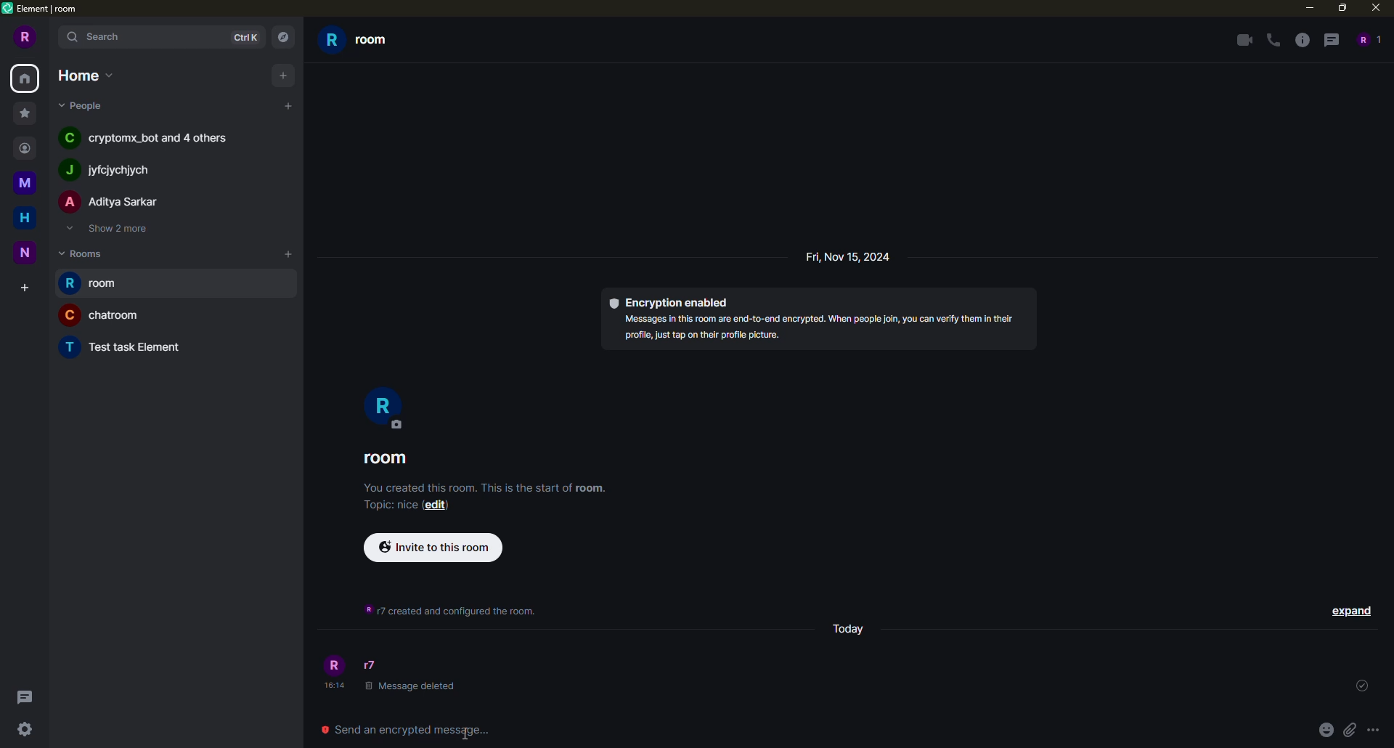  What do you see at coordinates (27, 78) in the screenshot?
I see `home` at bounding box center [27, 78].